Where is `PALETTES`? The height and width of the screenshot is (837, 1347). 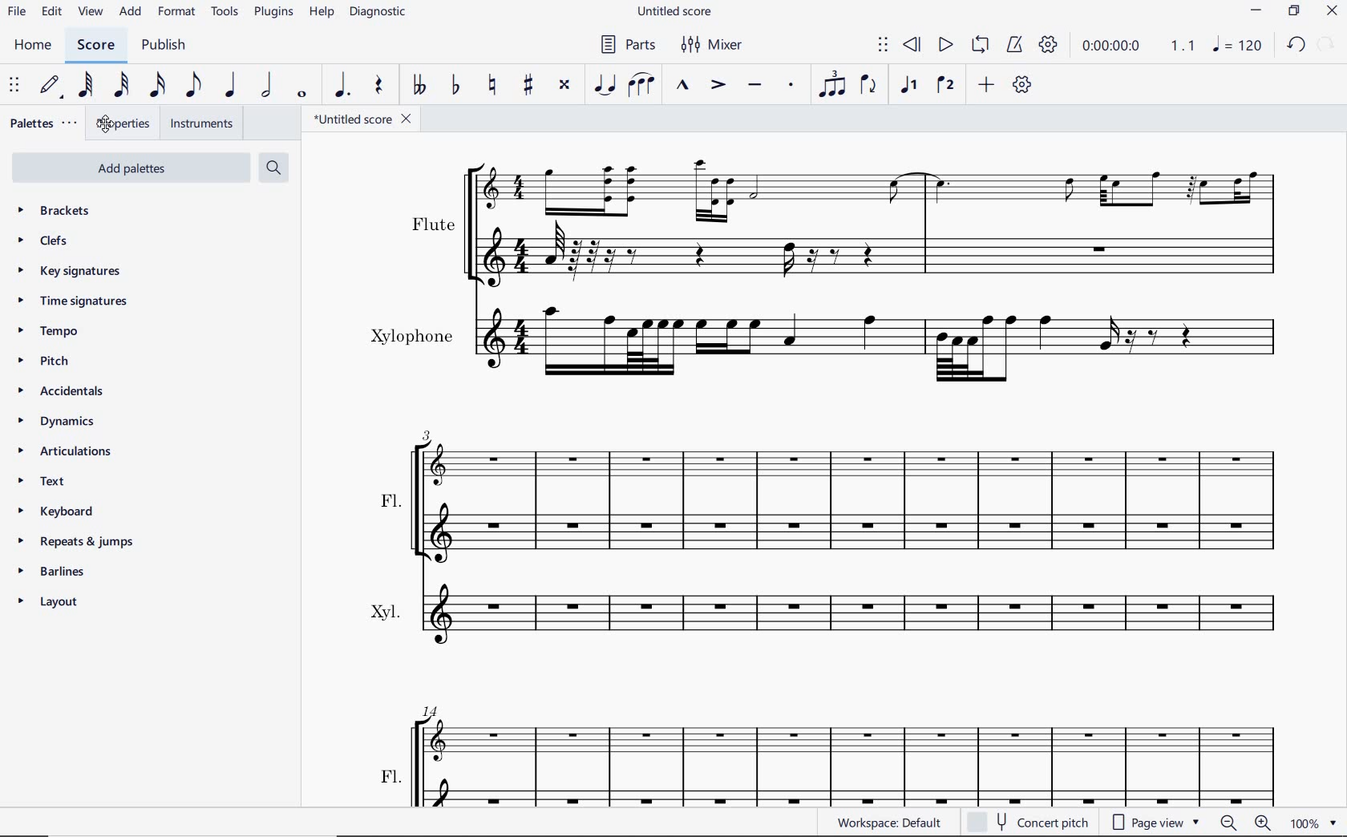
PALETTES is located at coordinates (45, 123).